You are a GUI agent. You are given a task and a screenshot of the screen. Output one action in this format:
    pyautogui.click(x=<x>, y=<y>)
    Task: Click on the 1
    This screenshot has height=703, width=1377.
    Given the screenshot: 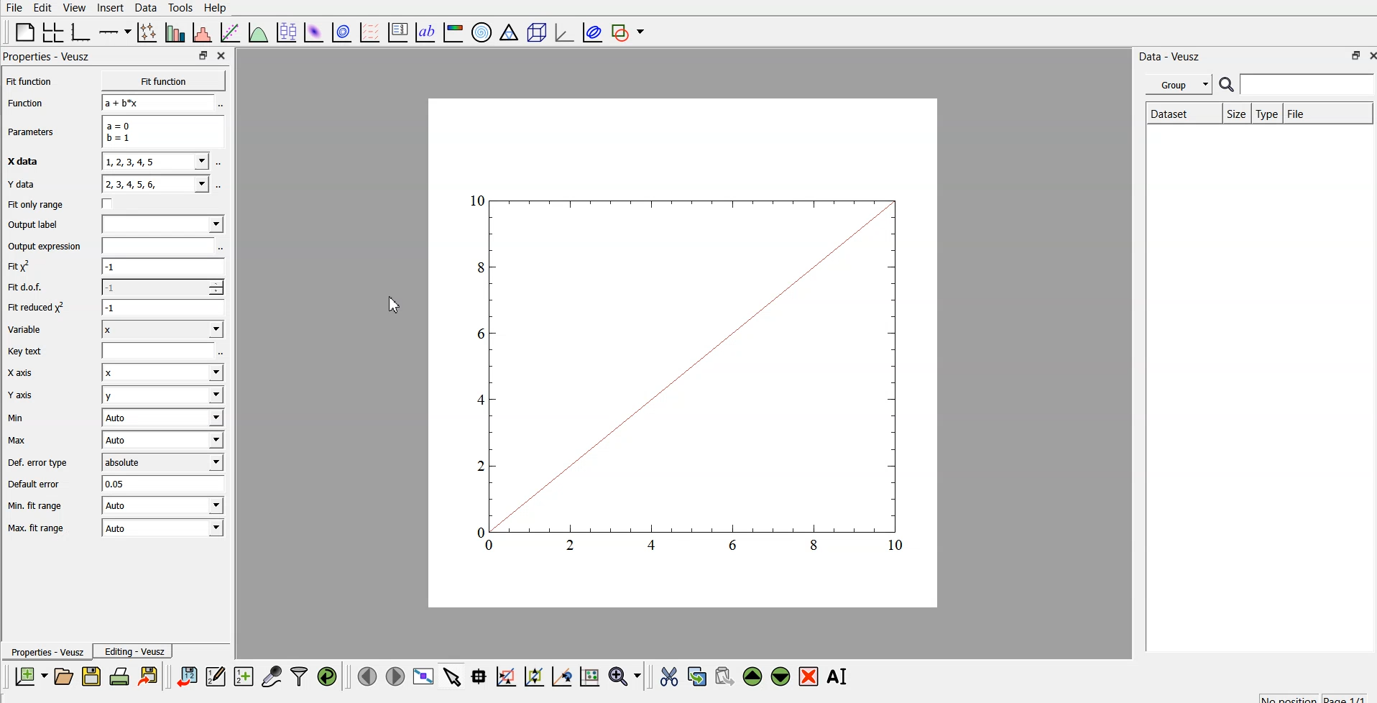 What is the action you would take?
    pyautogui.click(x=165, y=289)
    